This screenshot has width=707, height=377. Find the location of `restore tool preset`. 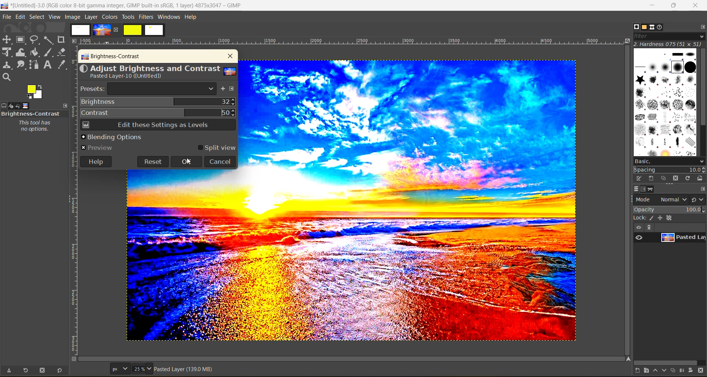

restore tool preset is located at coordinates (24, 371).